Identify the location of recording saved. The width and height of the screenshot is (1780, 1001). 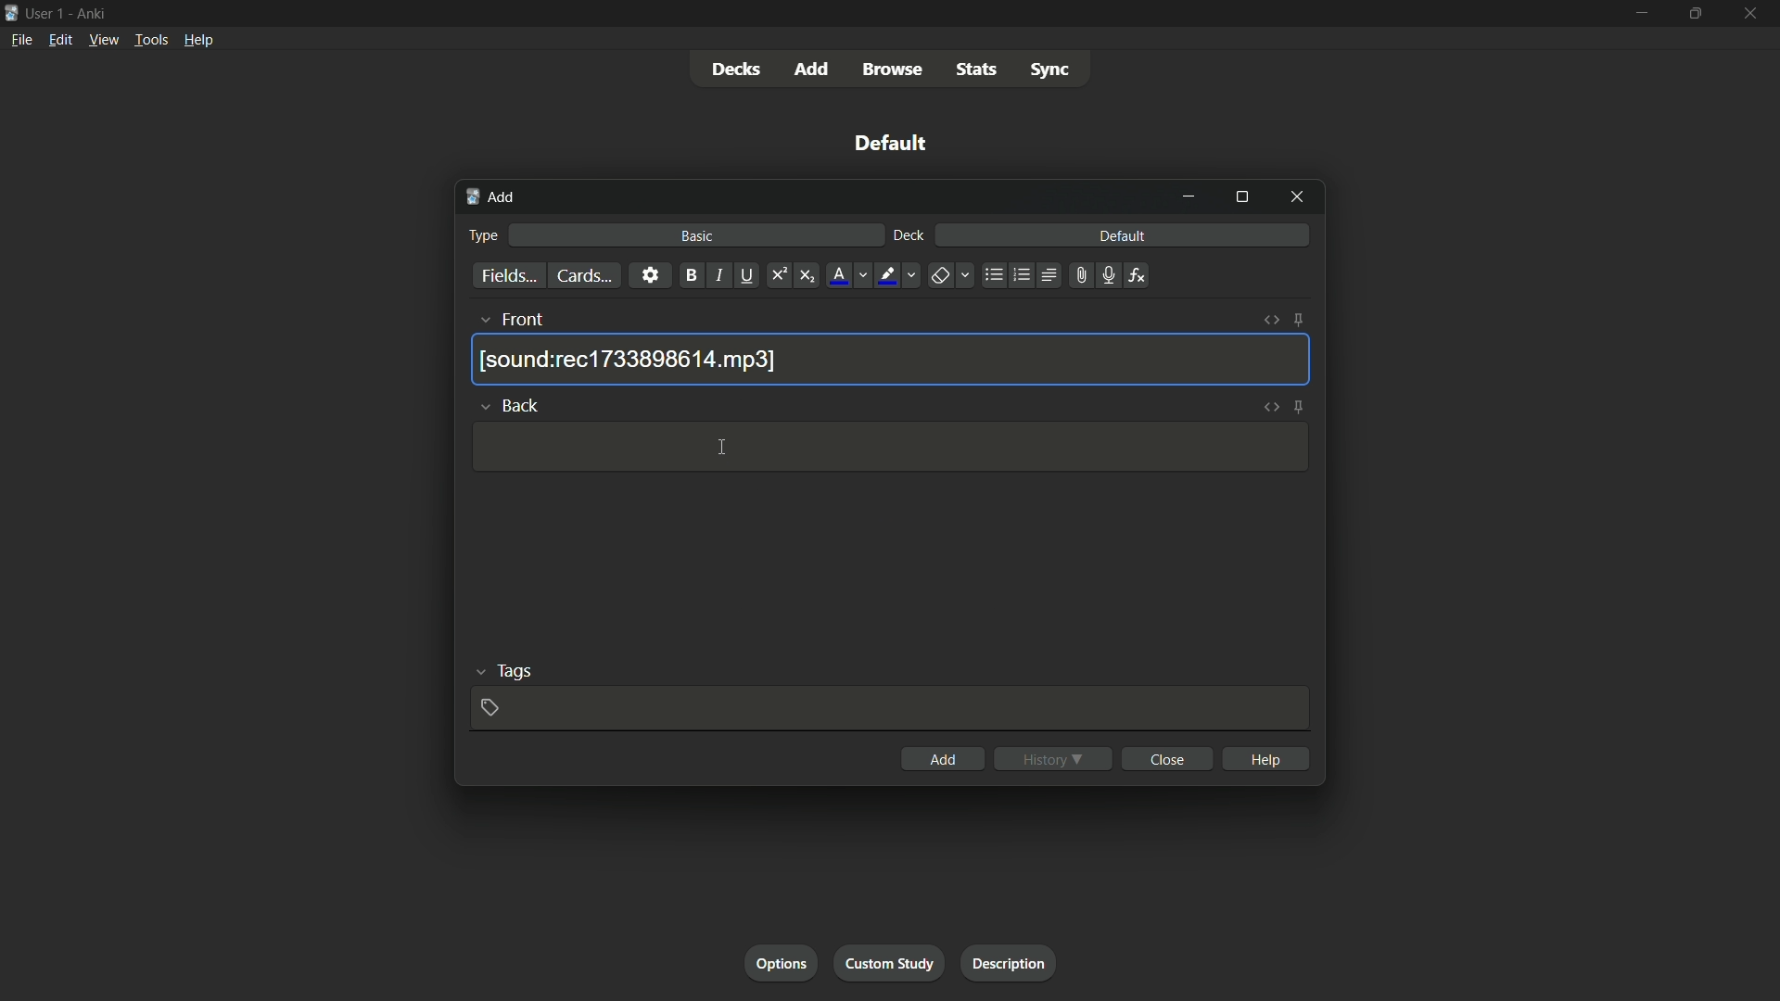
(631, 360).